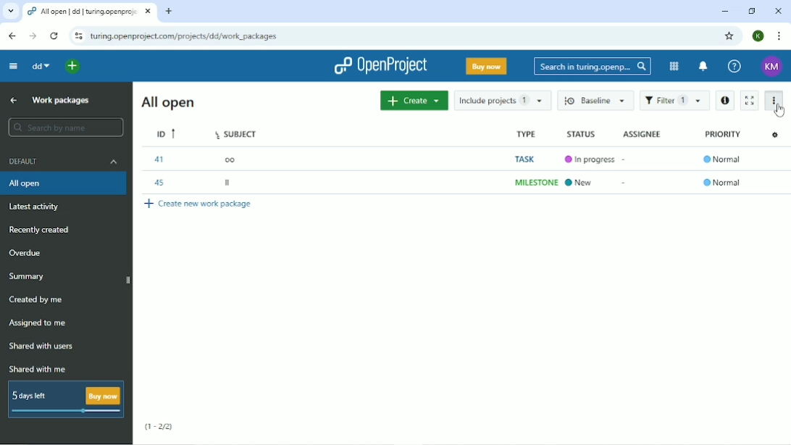  I want to click on Open details view, so click(726, 101).